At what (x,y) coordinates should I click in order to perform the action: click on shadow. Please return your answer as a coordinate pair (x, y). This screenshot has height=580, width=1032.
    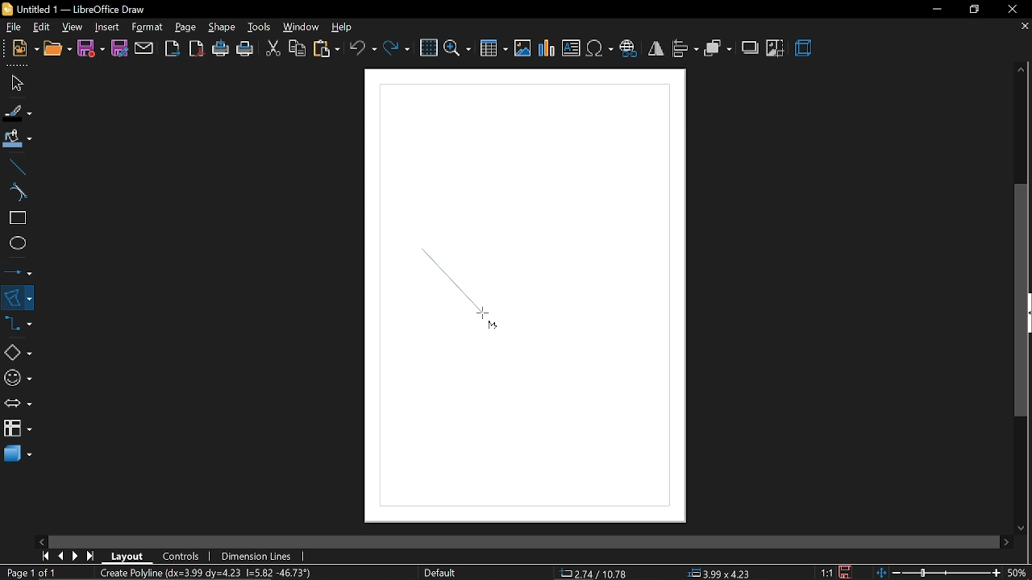
    Looking at the image, I should click on (751, 47).